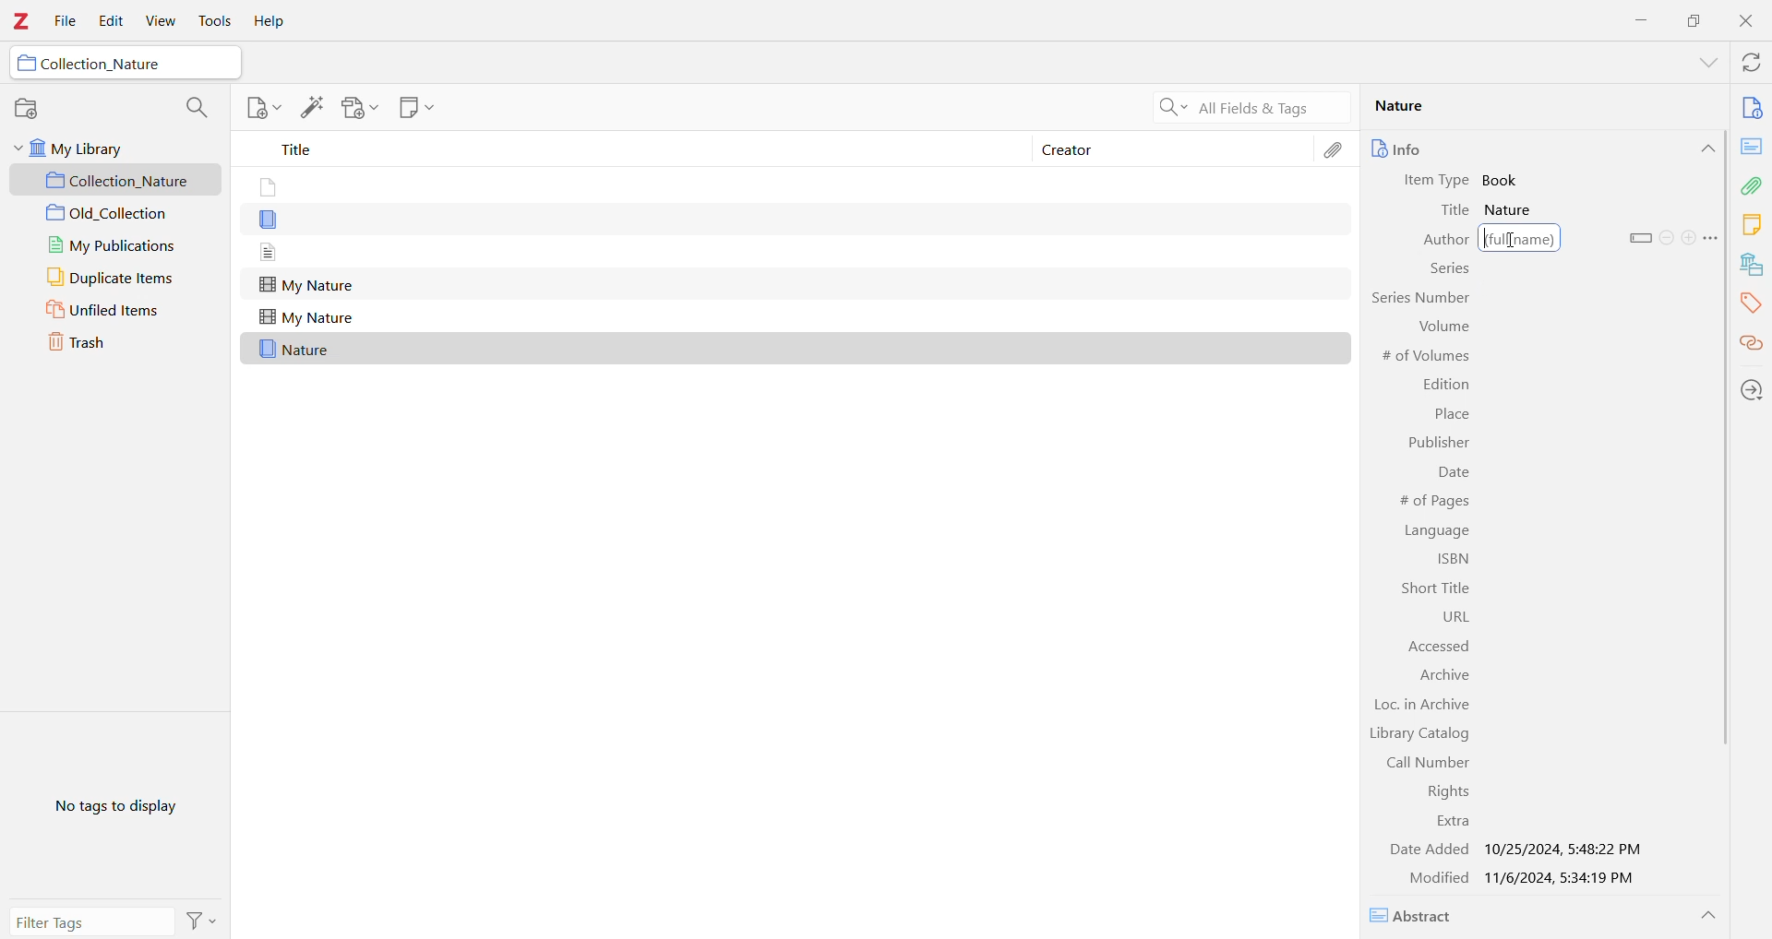  Describe the element at coordinates (1667, 237) in the screenshot. I see `Delete` at that location.